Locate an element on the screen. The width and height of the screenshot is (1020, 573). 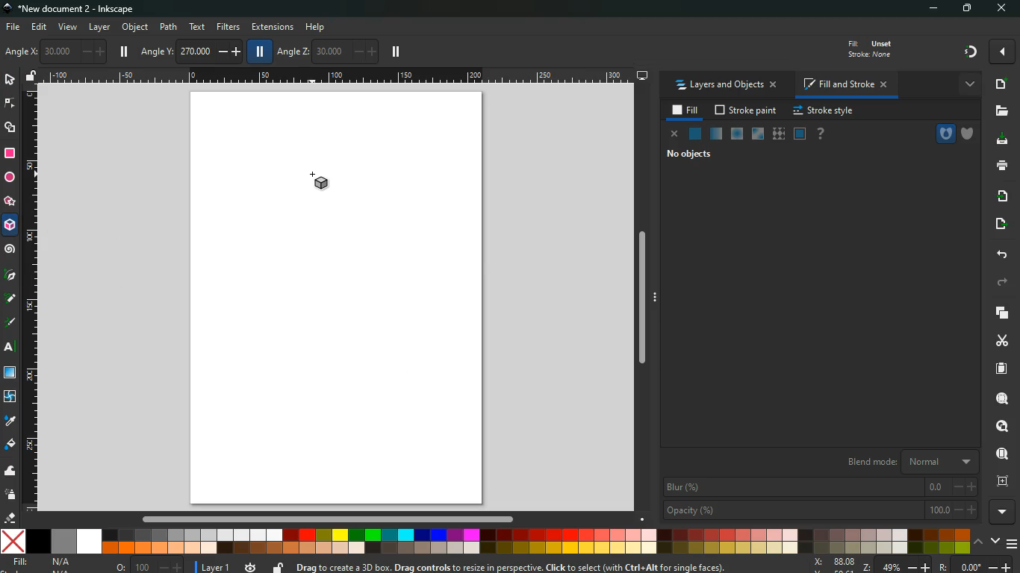
angle y is located at coordinates (193, 49).